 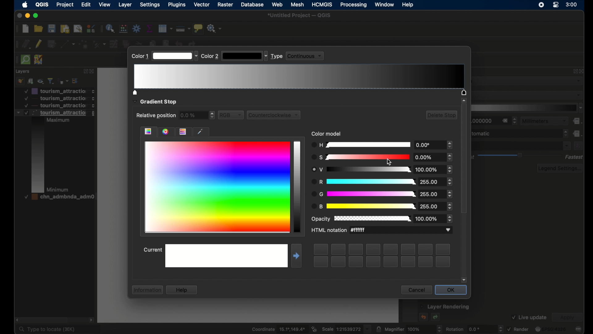 What do you see at coordinates (413, 329) in the screenshot?
I see `magnifier` at bounding box center [413, 329].